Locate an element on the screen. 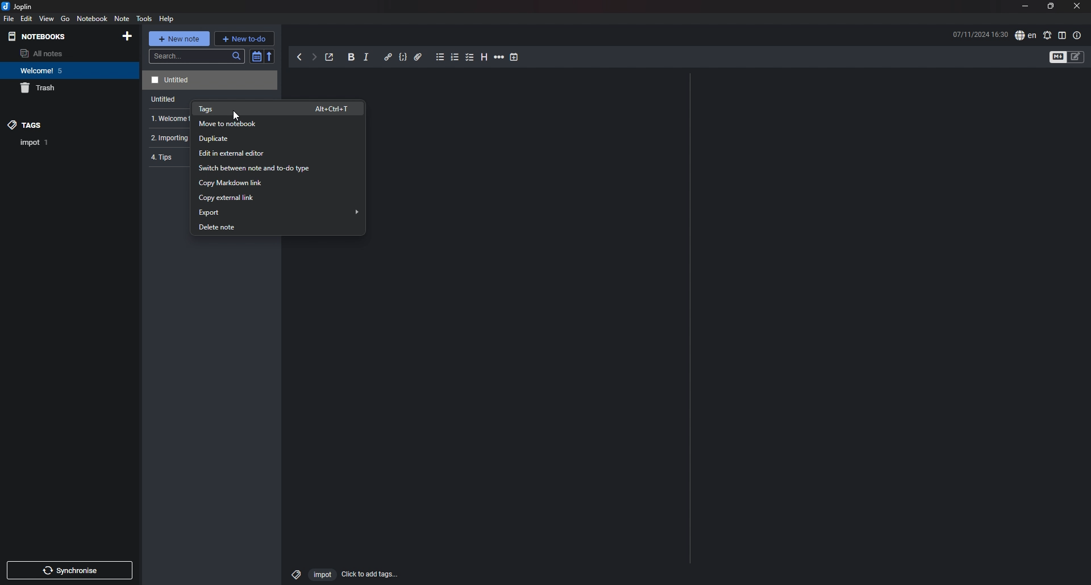 The width and height of the screenshot is (1091, 585). notebook is located at coordinates (57, 70).